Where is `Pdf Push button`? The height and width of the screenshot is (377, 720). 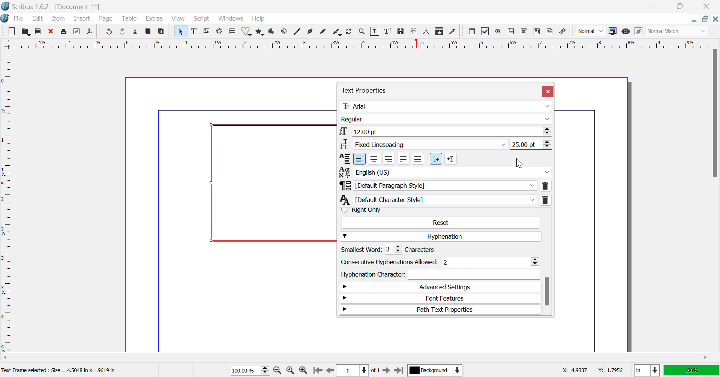
Pdf Push button is located at coordinates (472, 32).